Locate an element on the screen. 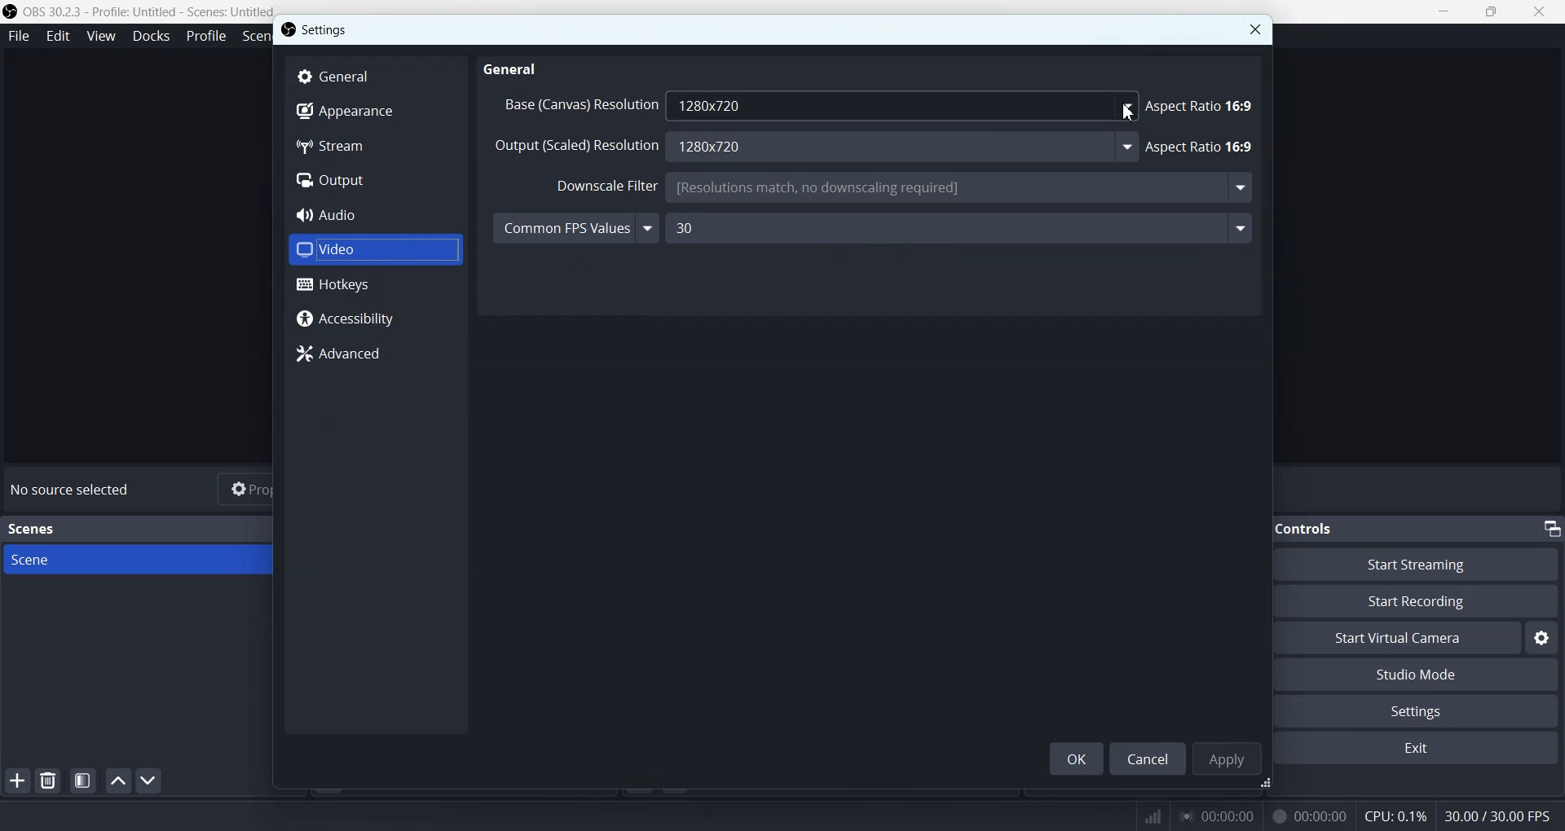 This screenshot has height=831, width=1565. Common FPS Values is located at coordinates (575, 226).